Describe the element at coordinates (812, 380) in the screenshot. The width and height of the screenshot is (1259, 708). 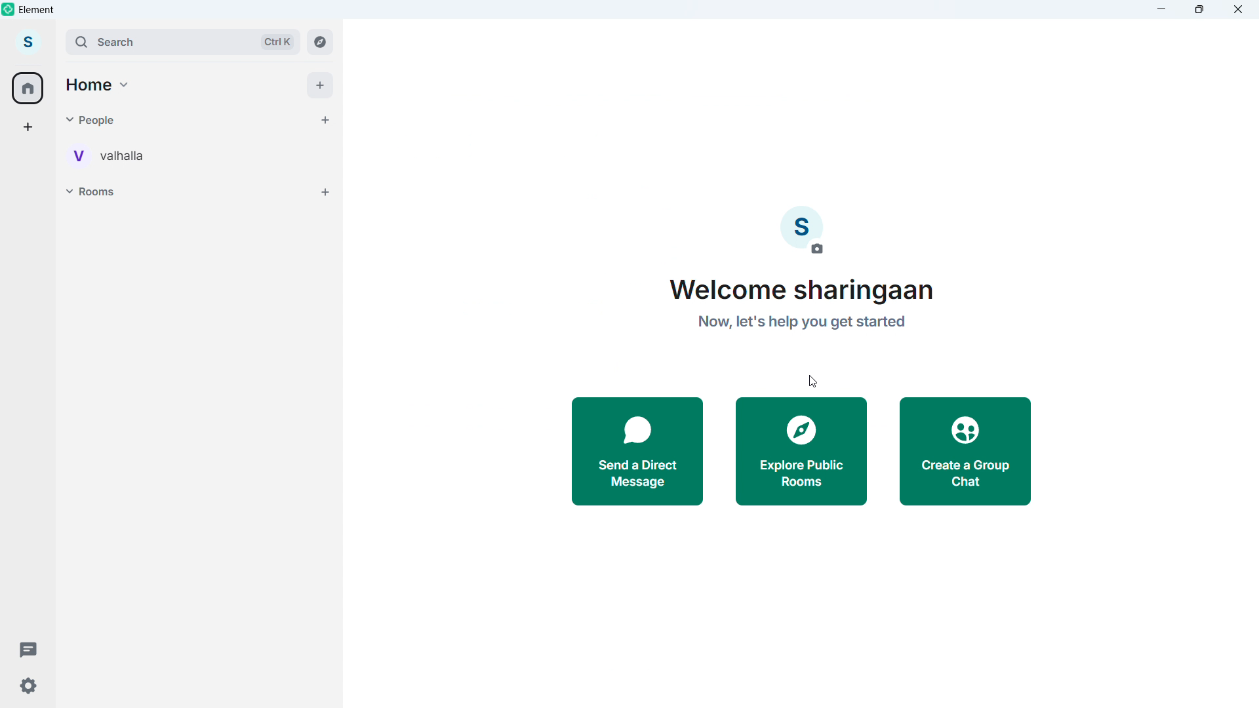
I see `cursor` at that location.